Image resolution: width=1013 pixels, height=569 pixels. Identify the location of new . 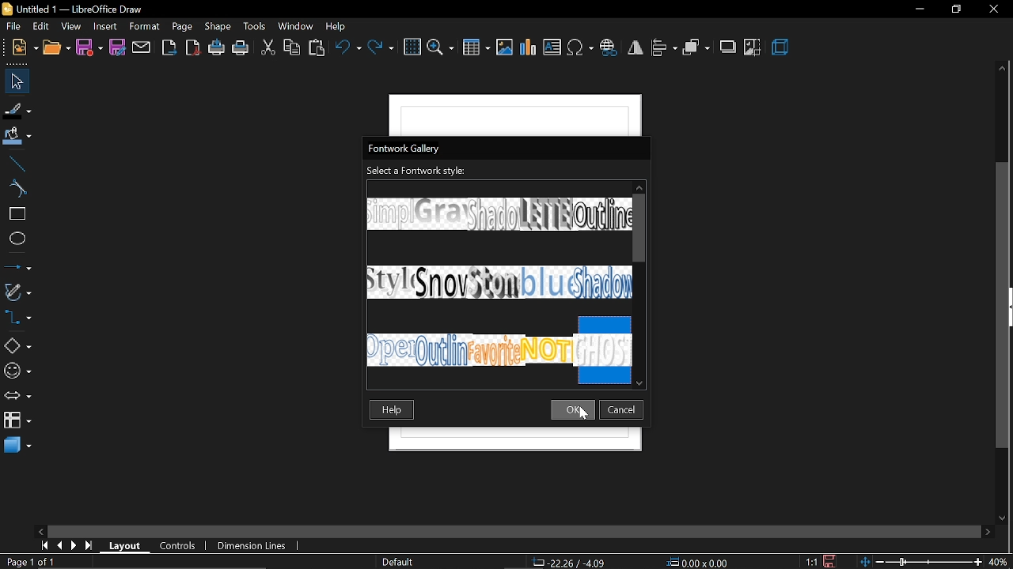
(24, 47).